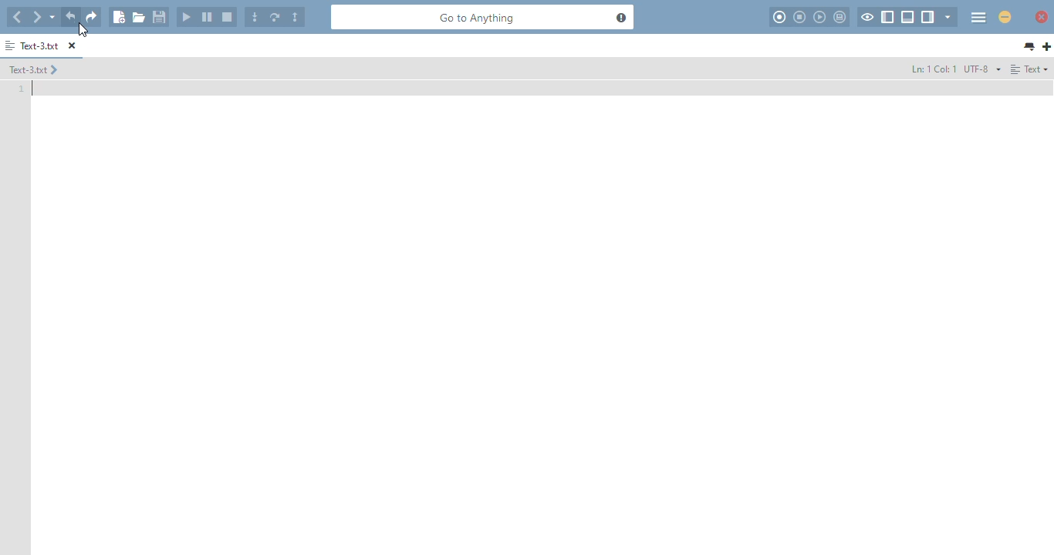 The height and width of the screenshot is (555, 1054). I want to click on cursor, so click(83, 31).